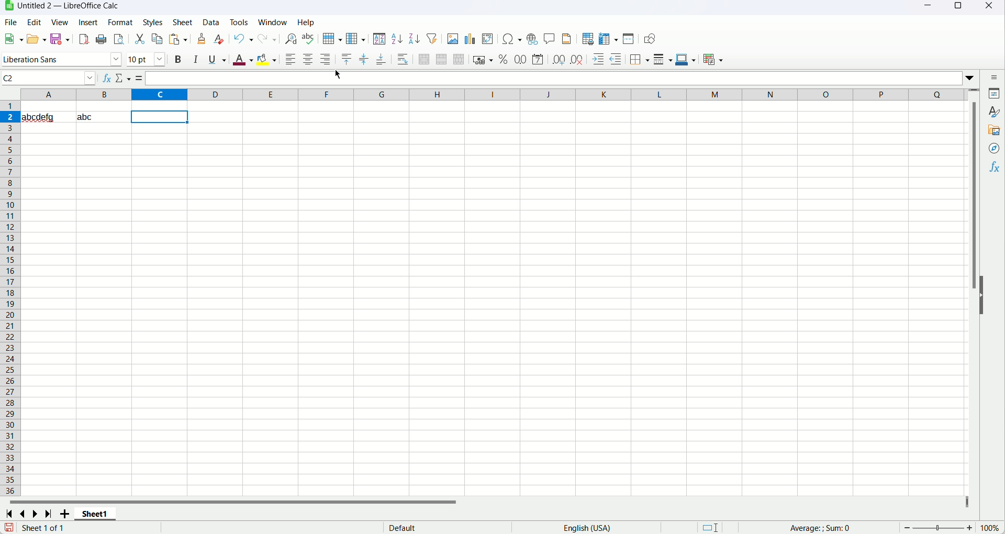 This screenshot has width=1005, height=534. Describe the element at coordinates (990, 6) in the screenshot. I see `close` at that location.